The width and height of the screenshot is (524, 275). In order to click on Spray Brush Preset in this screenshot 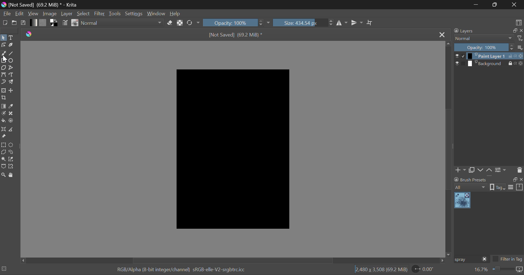, I will do `click(462, 201)`.